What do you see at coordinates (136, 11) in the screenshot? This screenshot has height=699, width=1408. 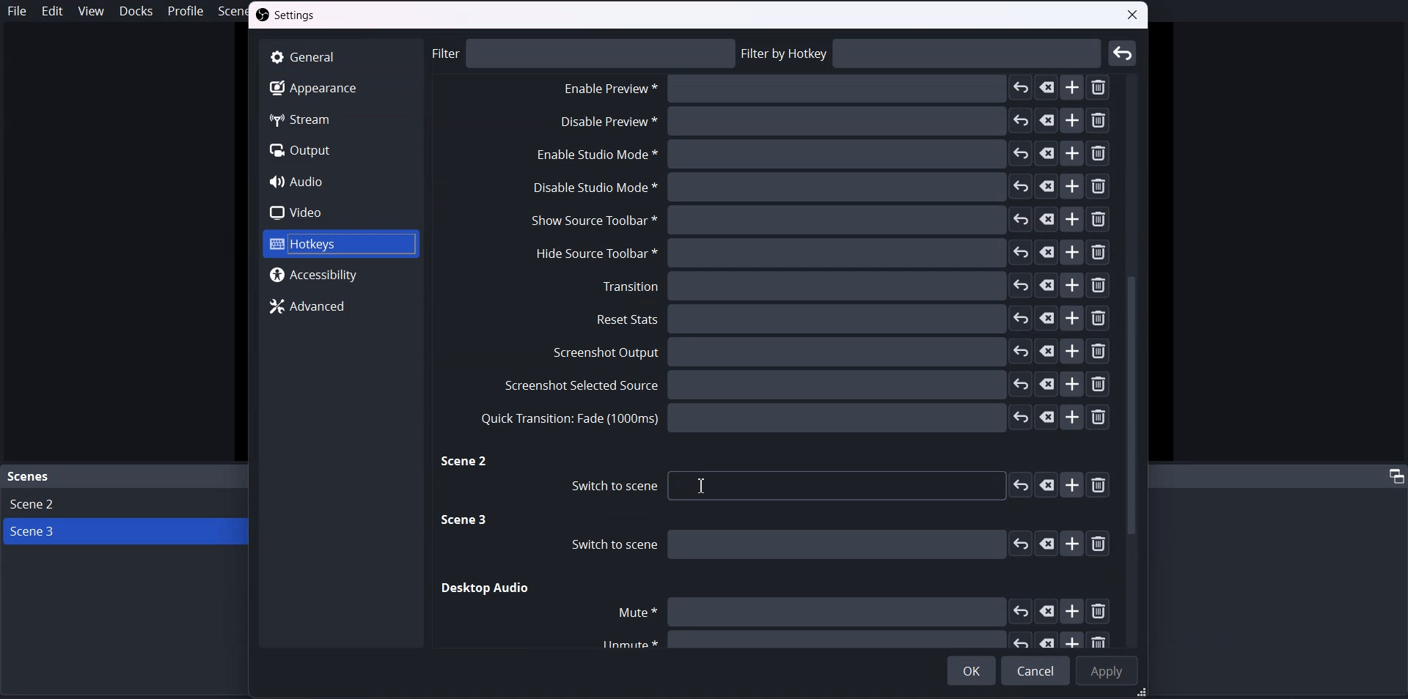 I see `Docks` at bounding box center [136, 11].